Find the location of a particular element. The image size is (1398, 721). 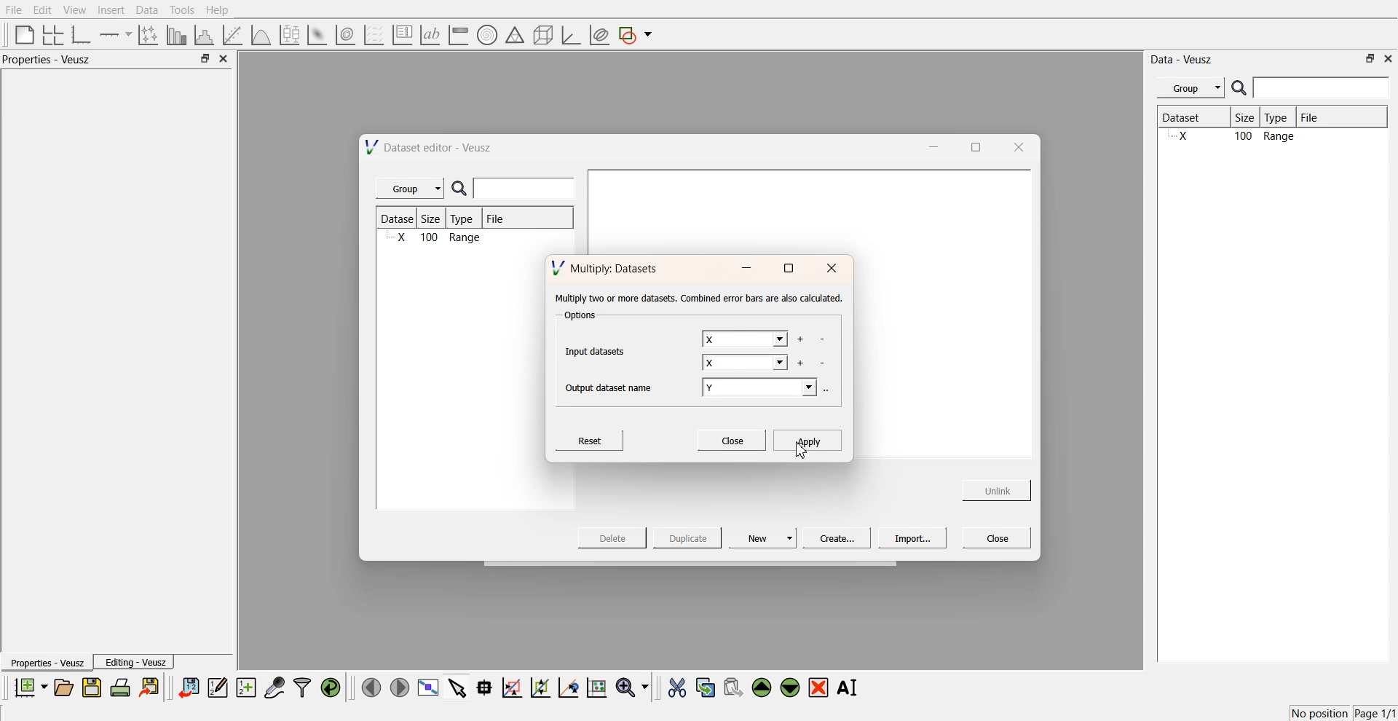

Properties - Veusz is located at coordinates (50, 60).